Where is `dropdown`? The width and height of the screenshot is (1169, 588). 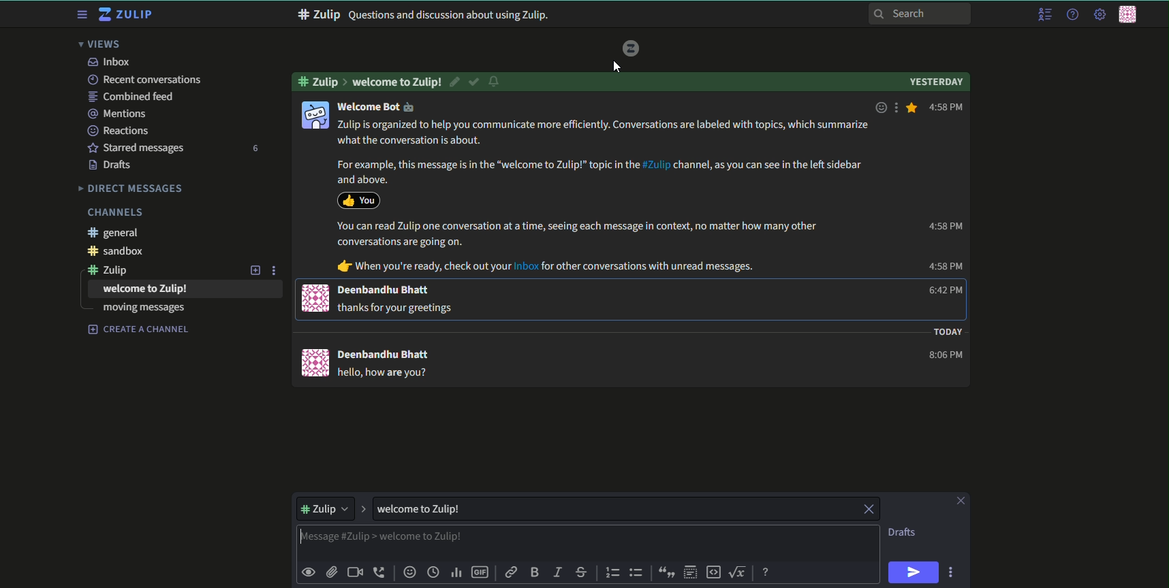
dropdown is located at coordinates (323, 507).